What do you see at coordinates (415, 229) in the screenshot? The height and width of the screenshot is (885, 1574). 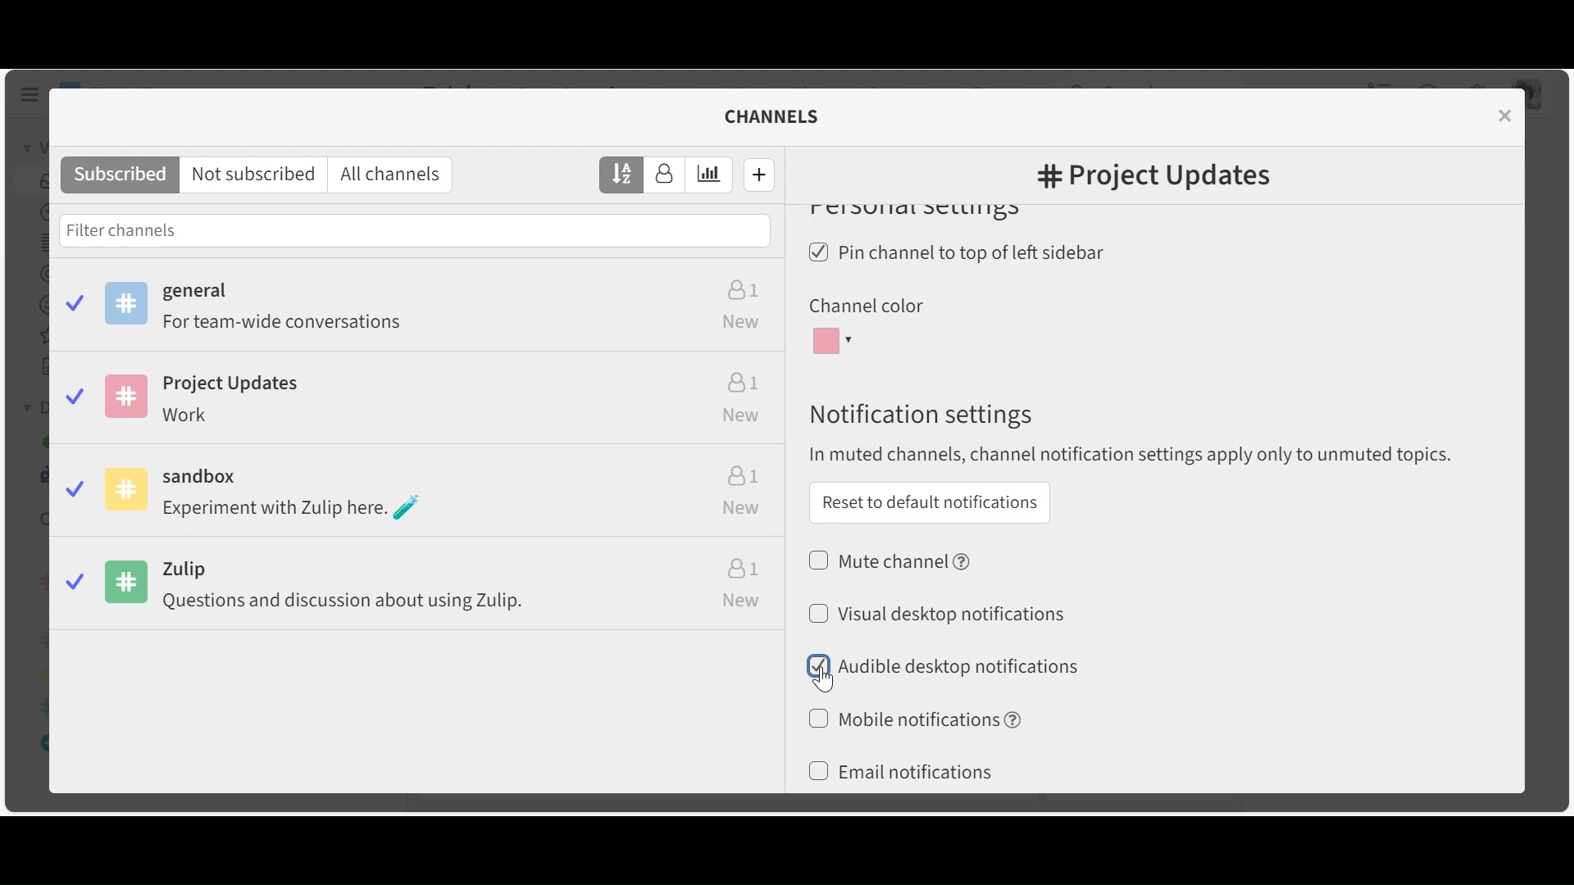 I see `Filter channels` at bounding box center [415, 229].